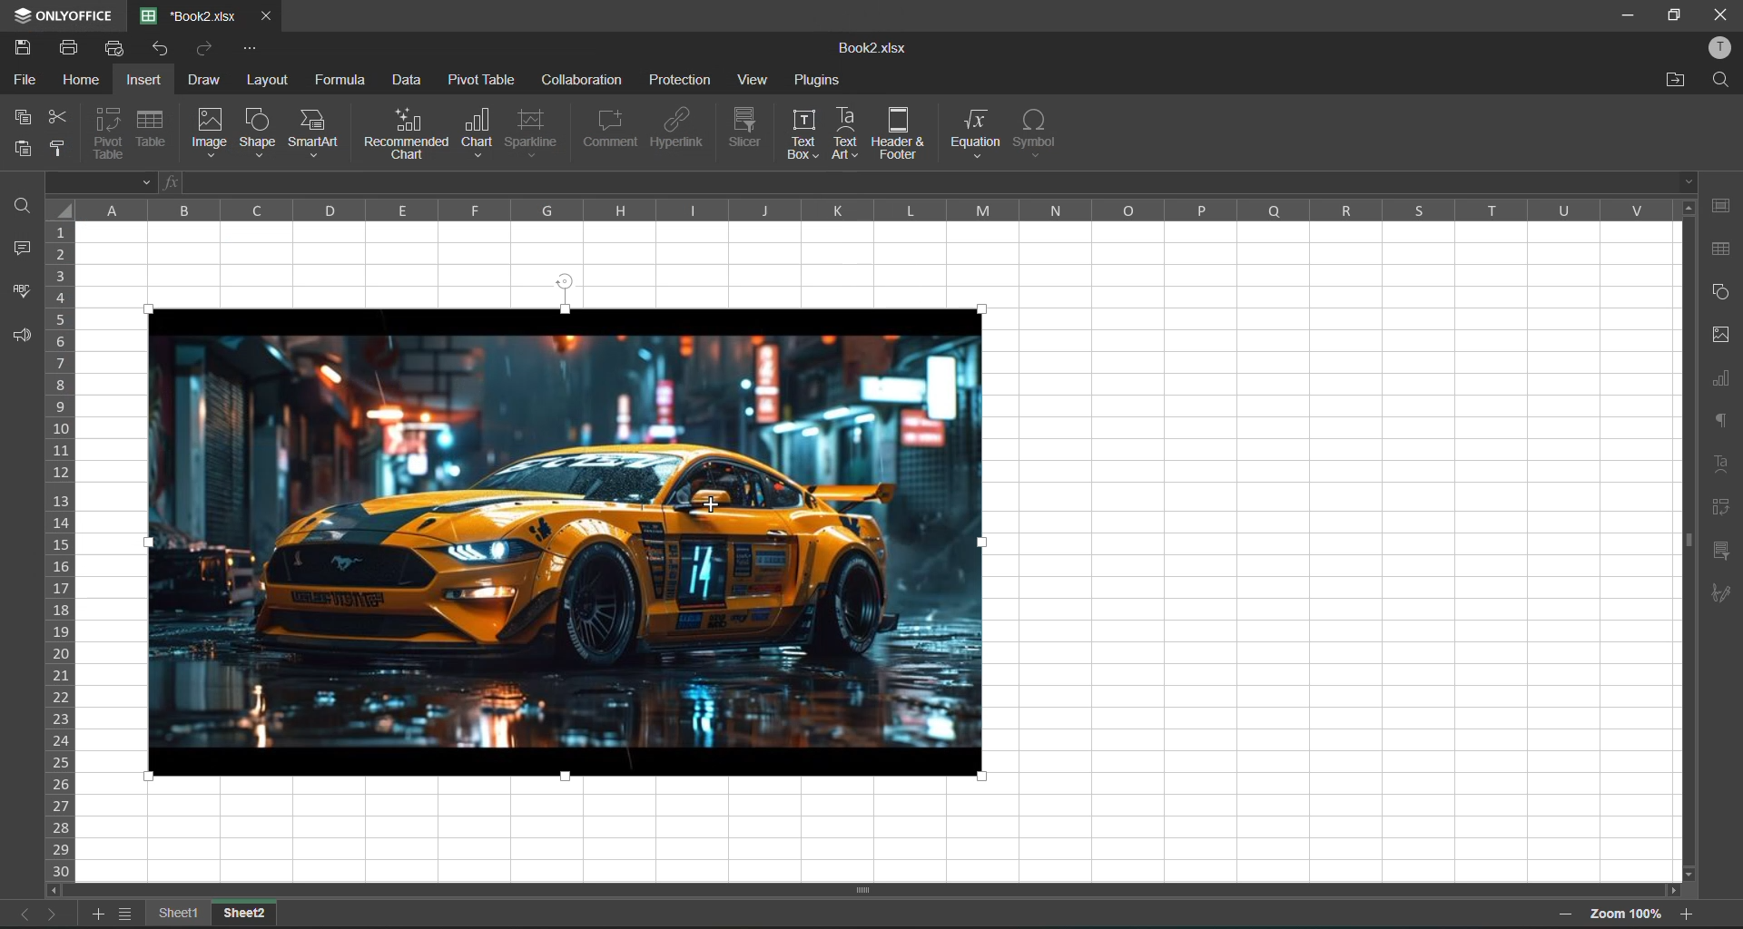 Image resolution: width=1743 pixels, height=929 pixels. I want to click on sheet list, so click(131, 914).